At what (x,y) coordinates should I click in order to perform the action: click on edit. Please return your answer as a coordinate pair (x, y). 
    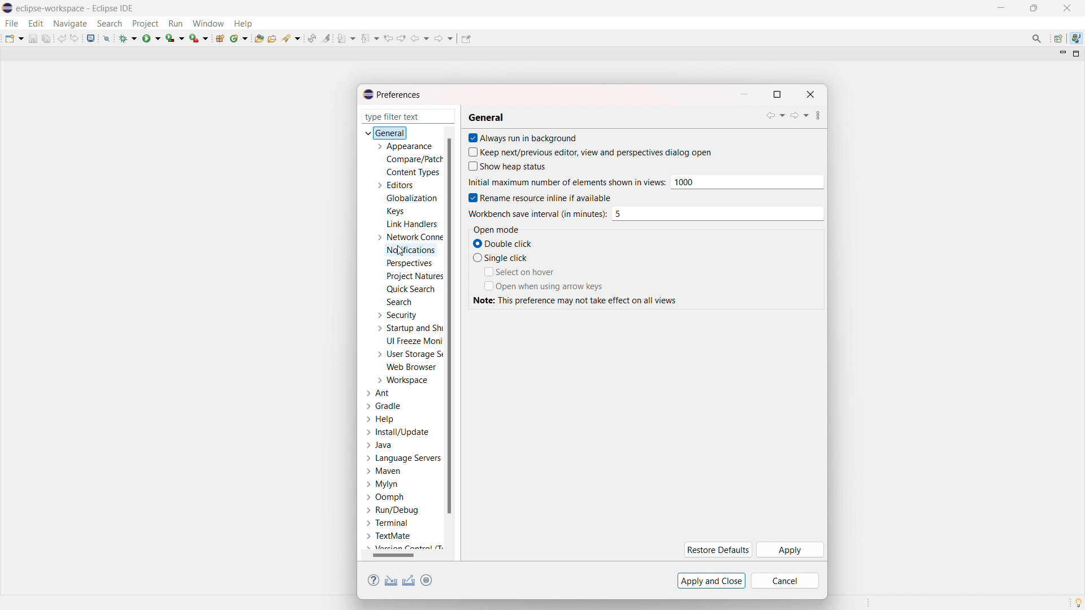
    Looking at the image, I should click on (35, 24).